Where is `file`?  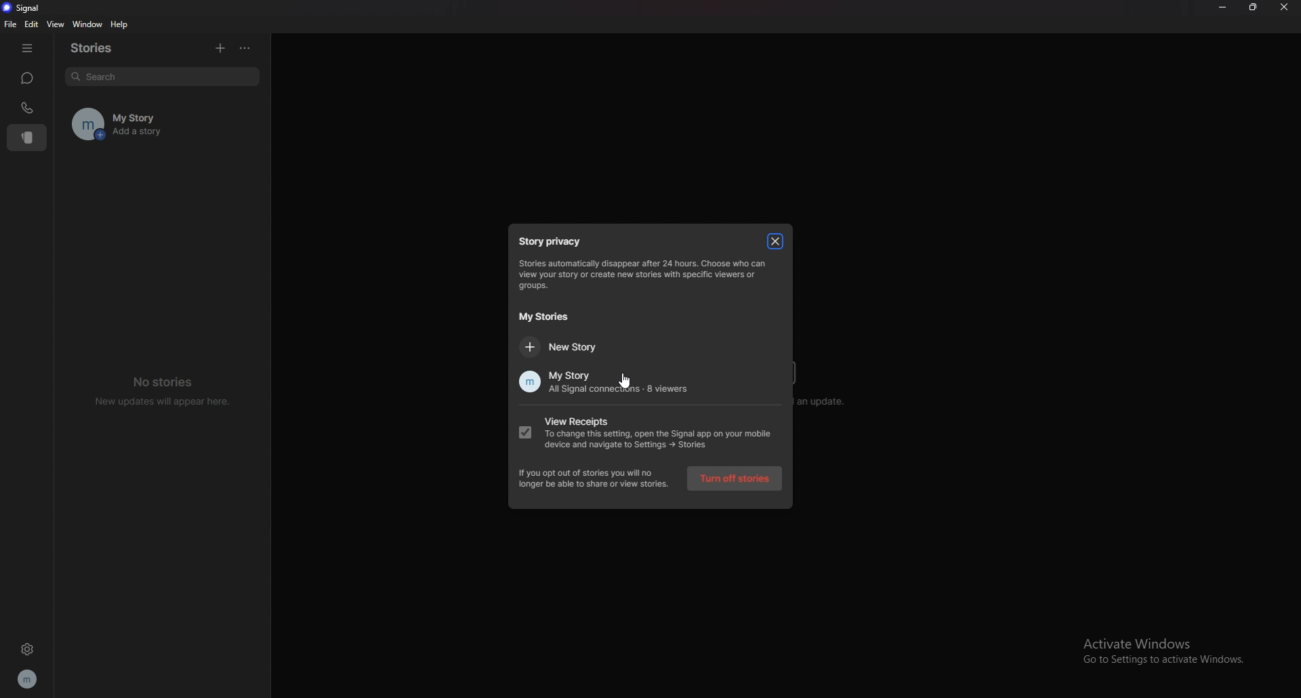 file is located at coordinates (10, 24).